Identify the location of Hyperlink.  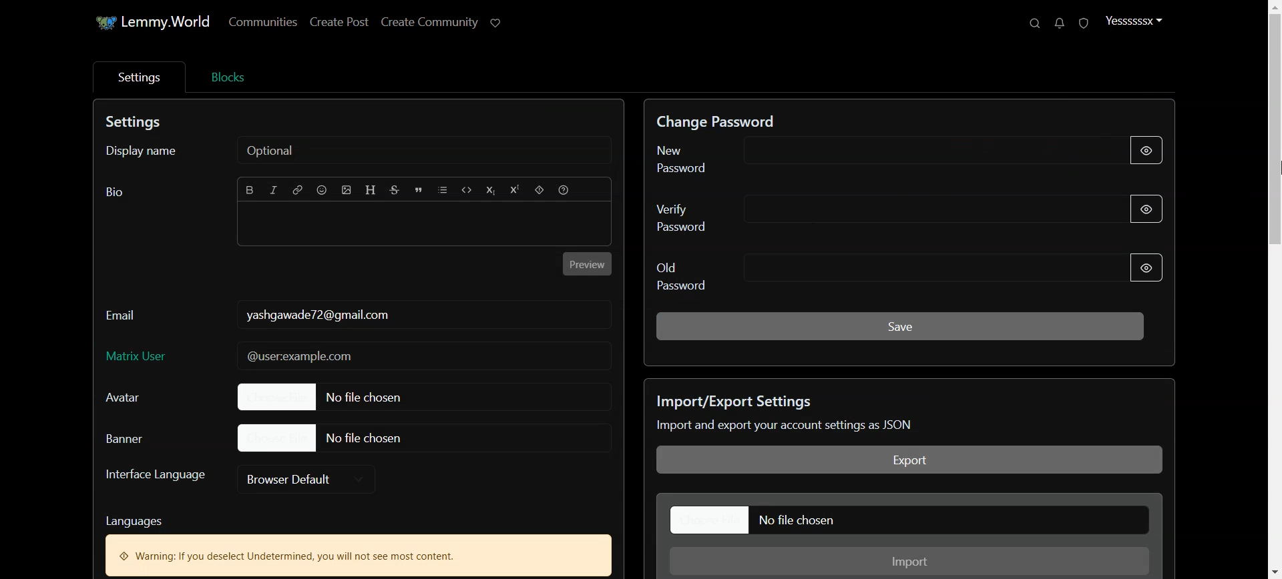
(296, 190).